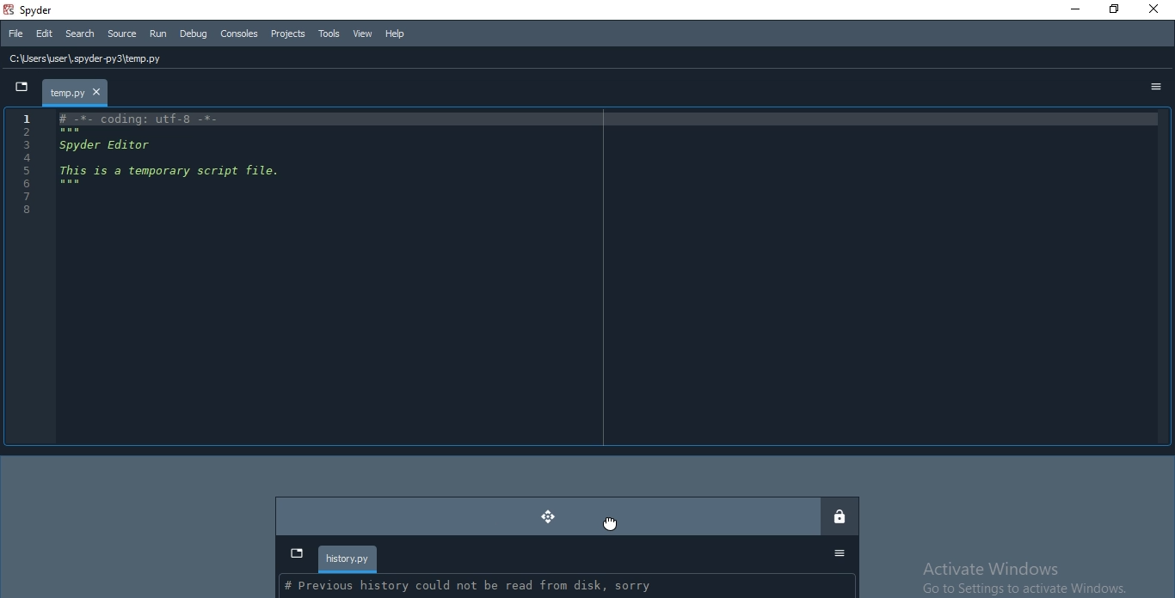 The width and height of the screenshot is (1175, 598). I want to click on Close, so click(1157, 10).